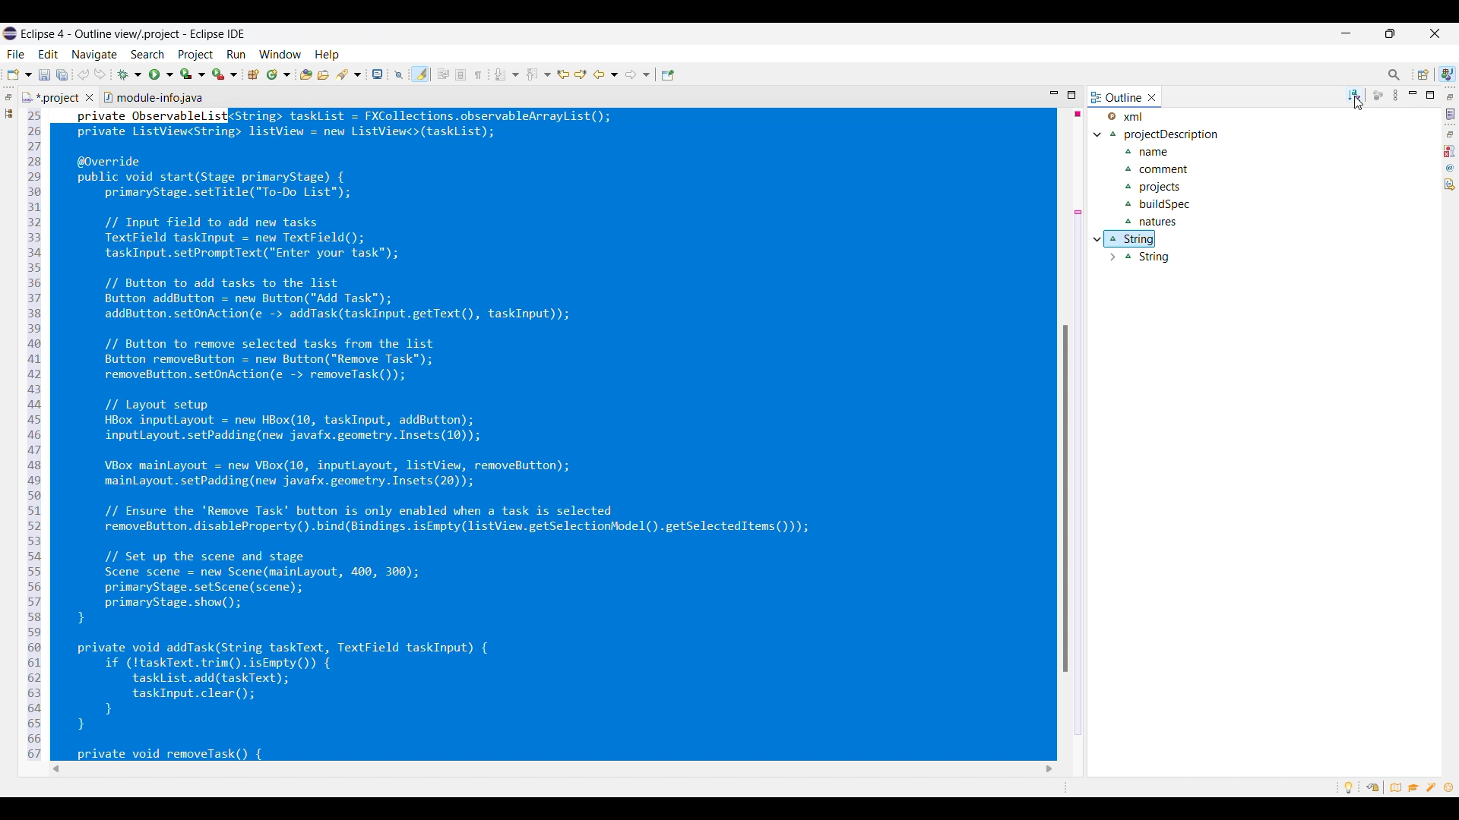  I want to click on xml, so click(1136, 116).